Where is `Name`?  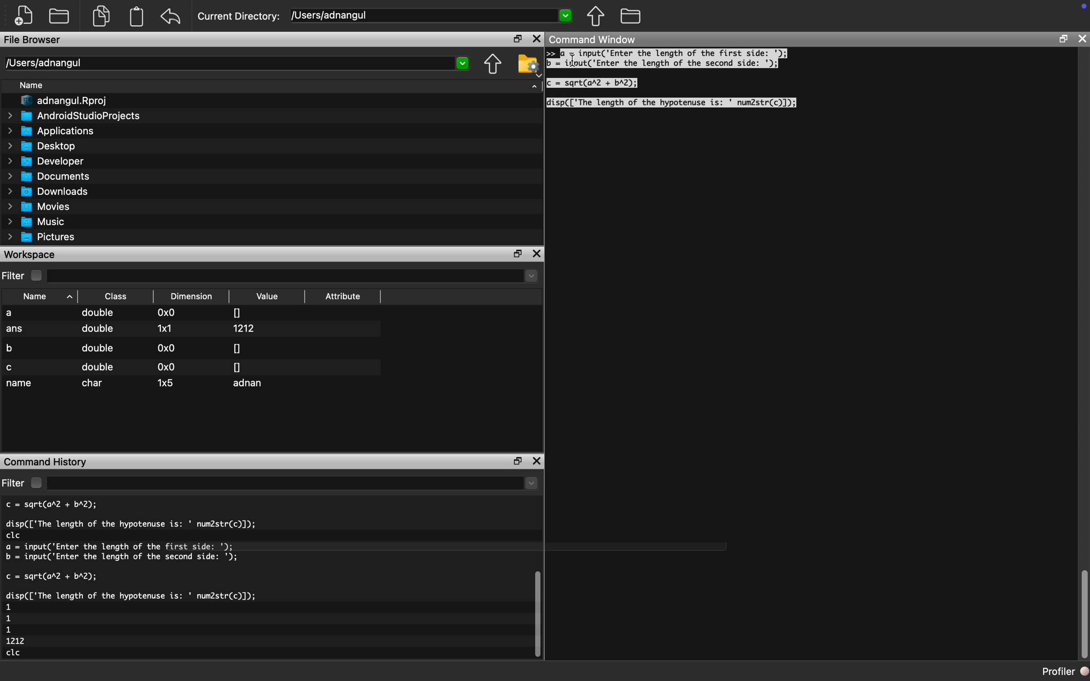
Name is located at coordinates (36, 86).